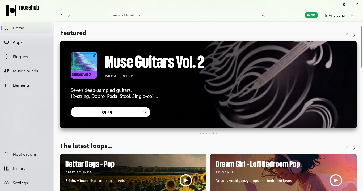 This screenshot has width=363, height=191. I want to click on Notifications, so click(24, 154).